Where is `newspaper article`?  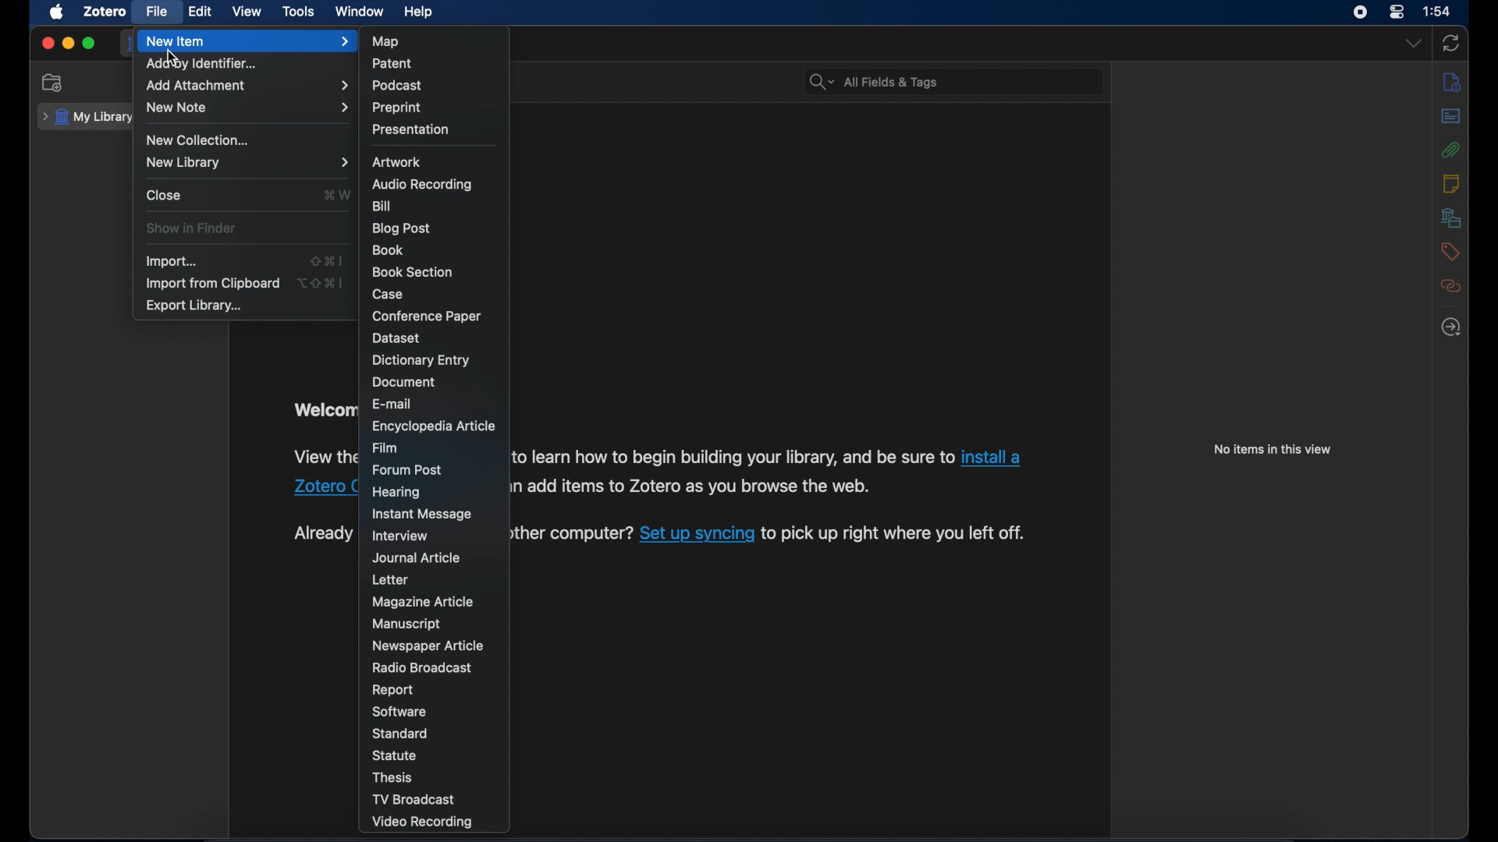
newspaper article is located at coordinates (427, 646).